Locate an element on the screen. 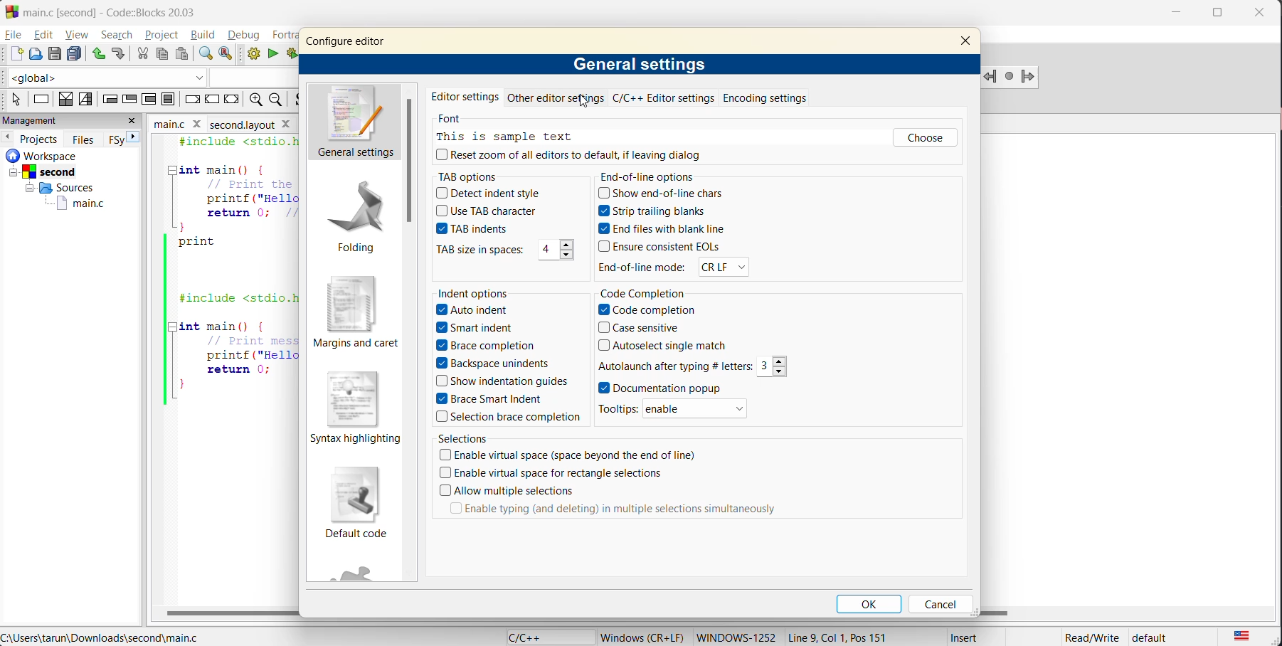 Image resolution: width=1282 pixels, height=646 pixels. replace is located at coordinates (232, 56).